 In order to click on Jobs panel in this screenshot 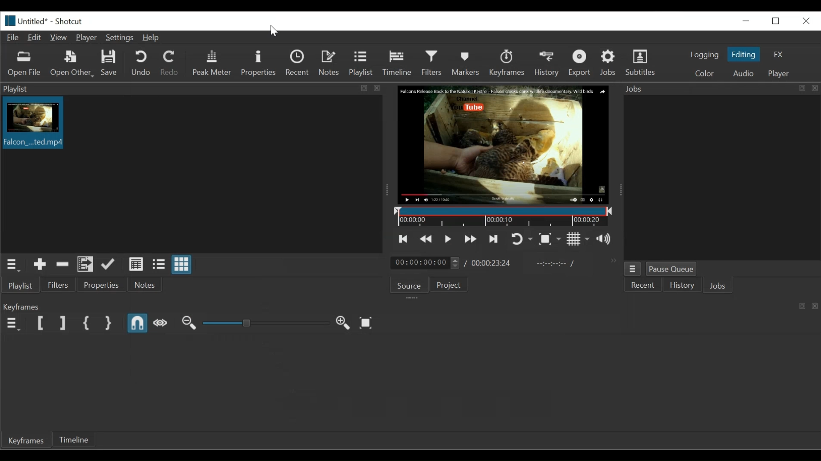, I will do `click(721, 90)`.